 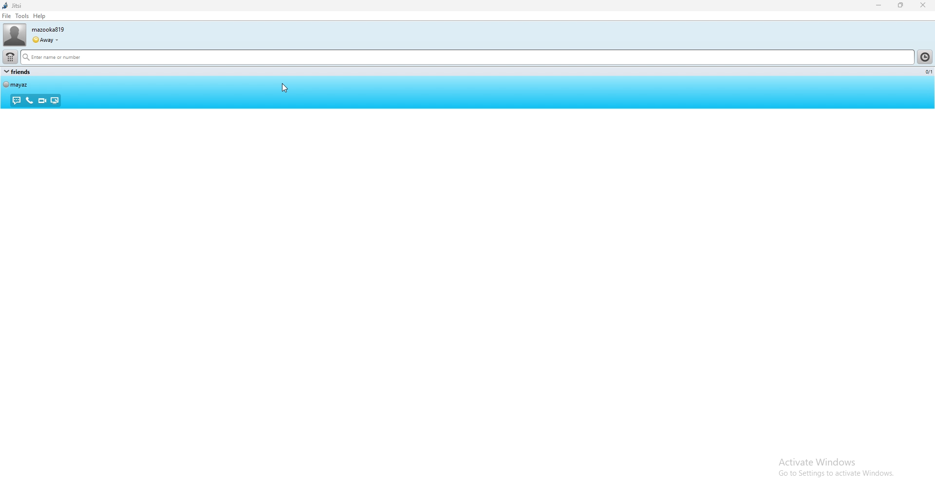 I want to click on share desktop, so click(x=54, y=101).